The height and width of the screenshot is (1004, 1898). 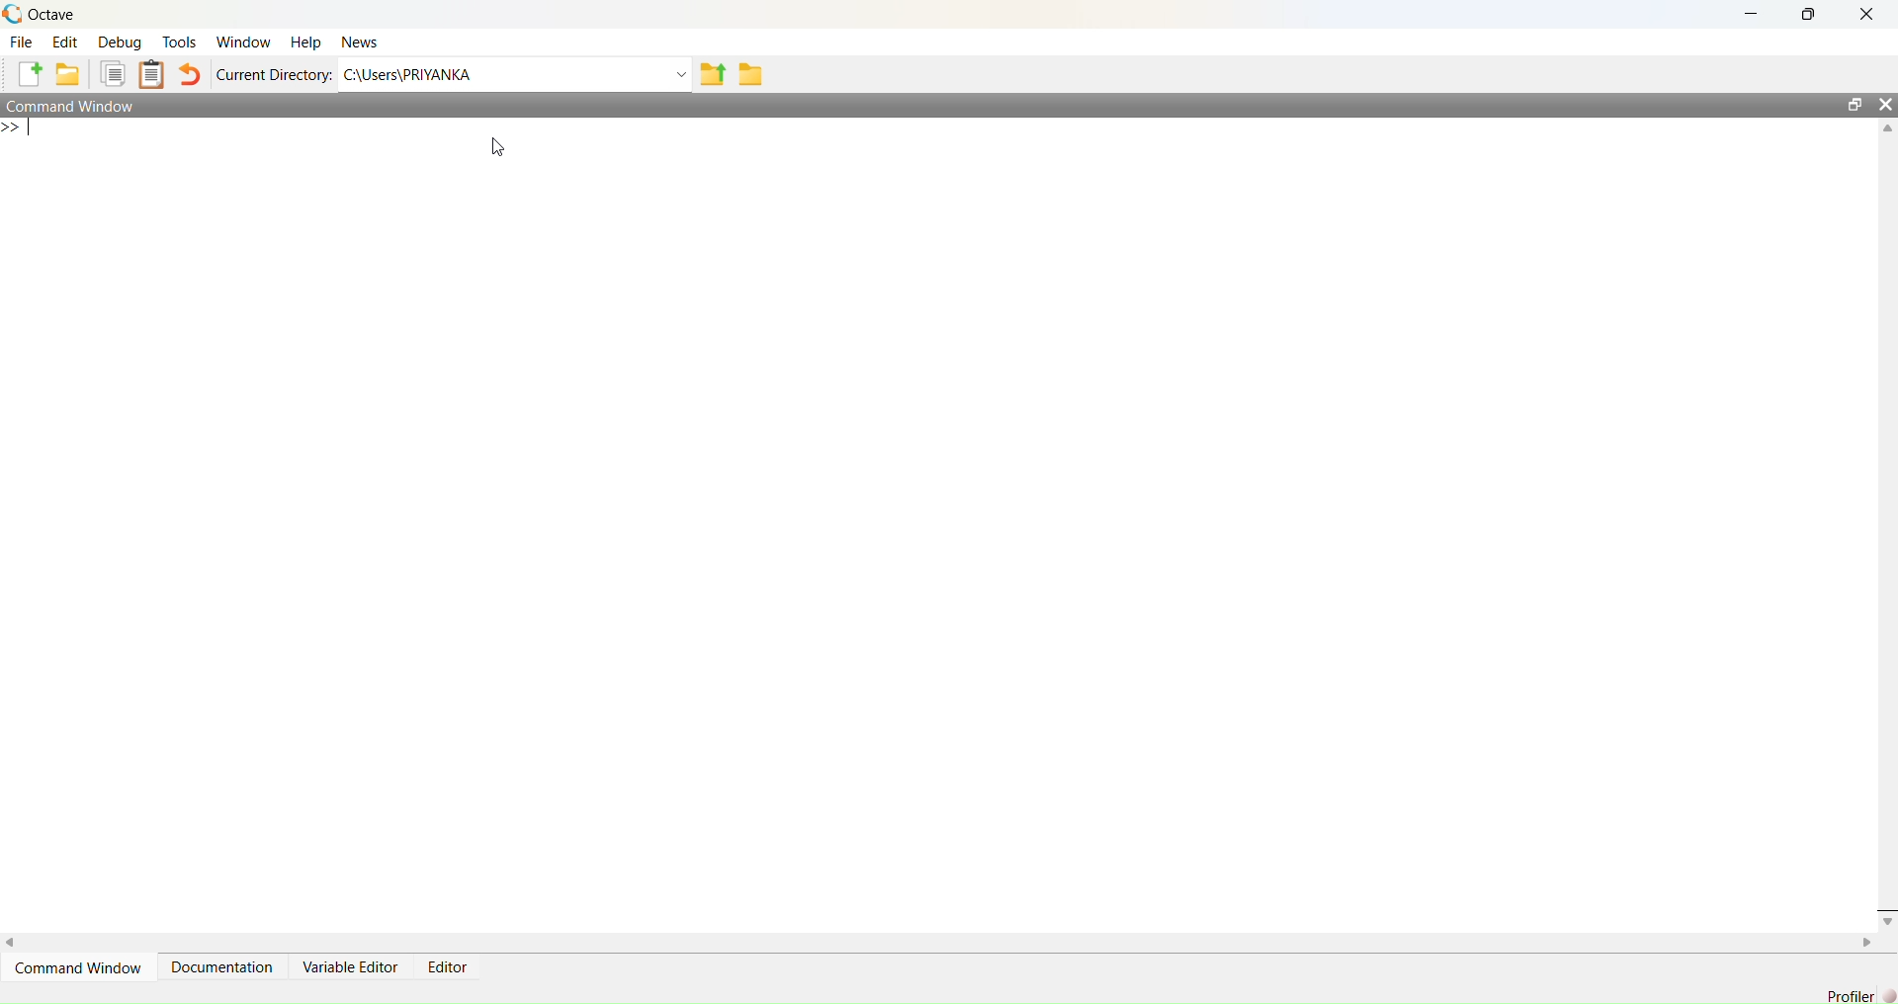 I want to click on Dropdown, so click(x=684, y=74).